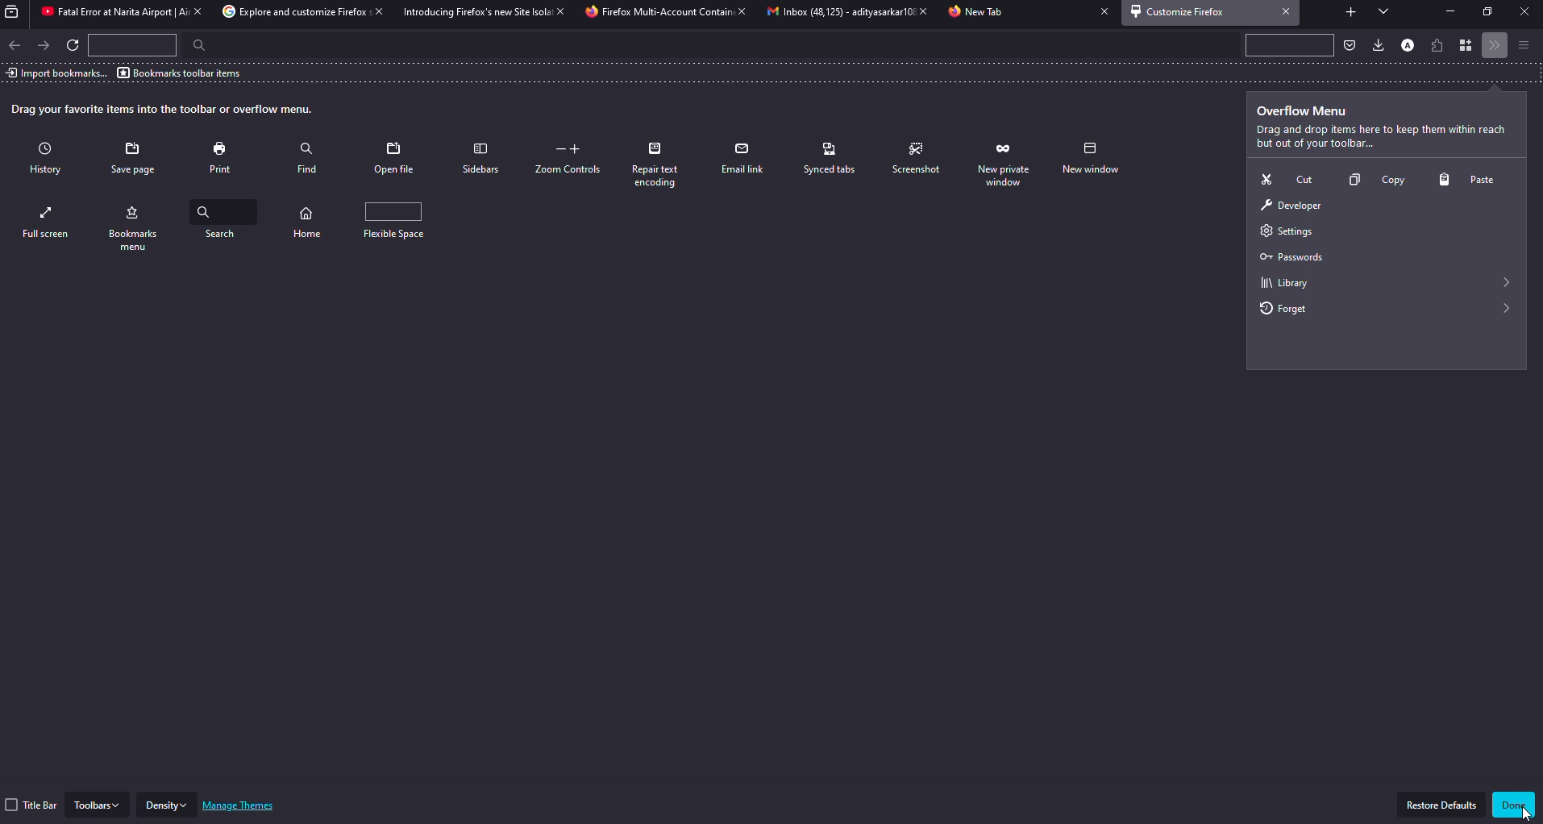  What do you see at coordinates (33, 805) in the screenshot?
I see `title bar` at bounding box center [33, 805].